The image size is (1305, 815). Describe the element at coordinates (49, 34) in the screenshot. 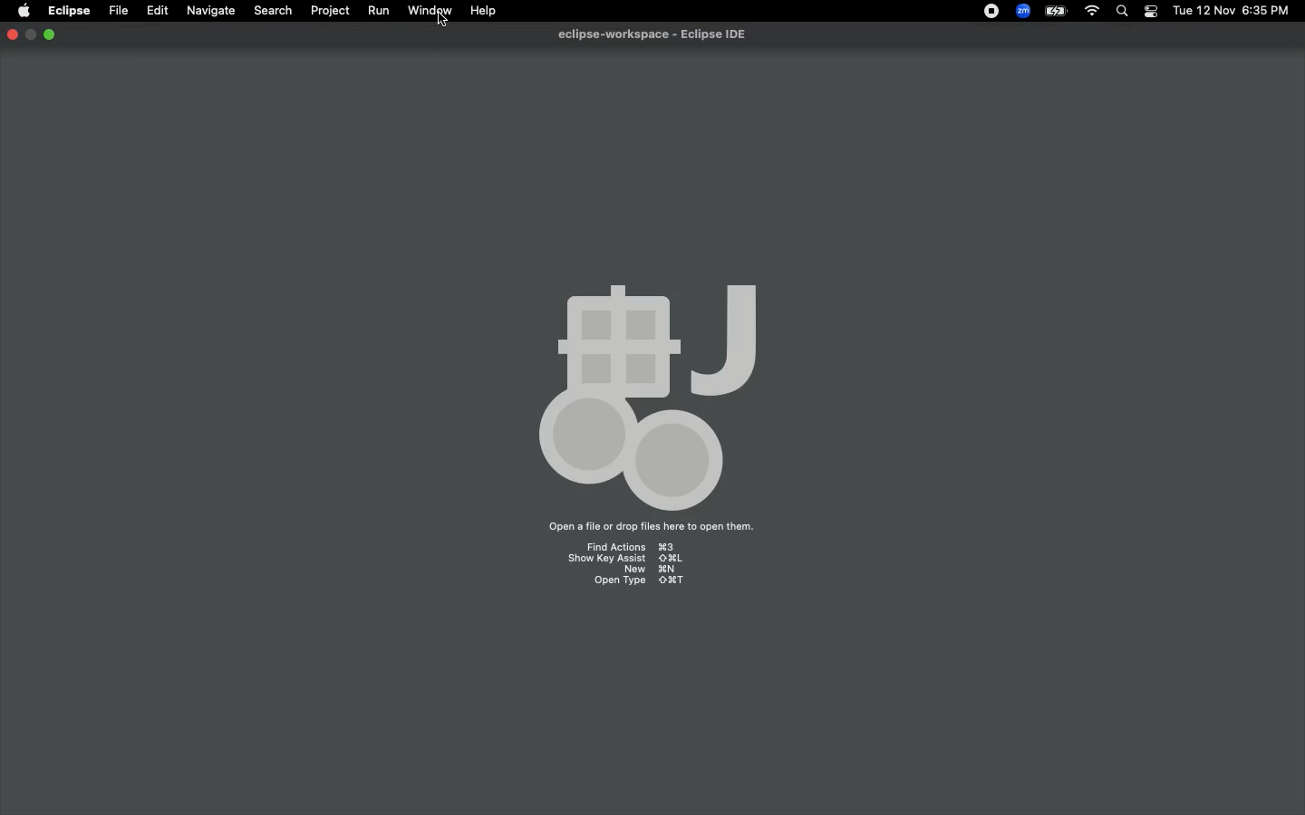

I see `Minimize` at that location.